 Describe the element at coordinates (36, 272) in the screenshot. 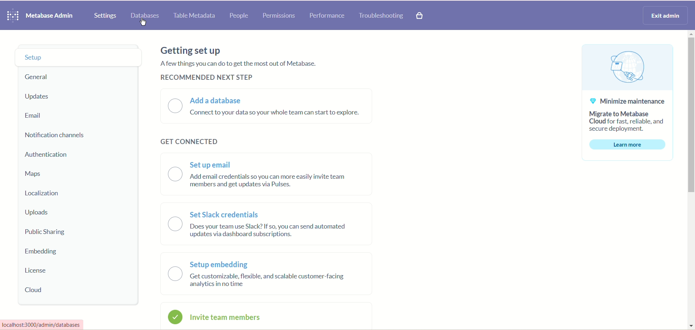

I see `license` at that location.